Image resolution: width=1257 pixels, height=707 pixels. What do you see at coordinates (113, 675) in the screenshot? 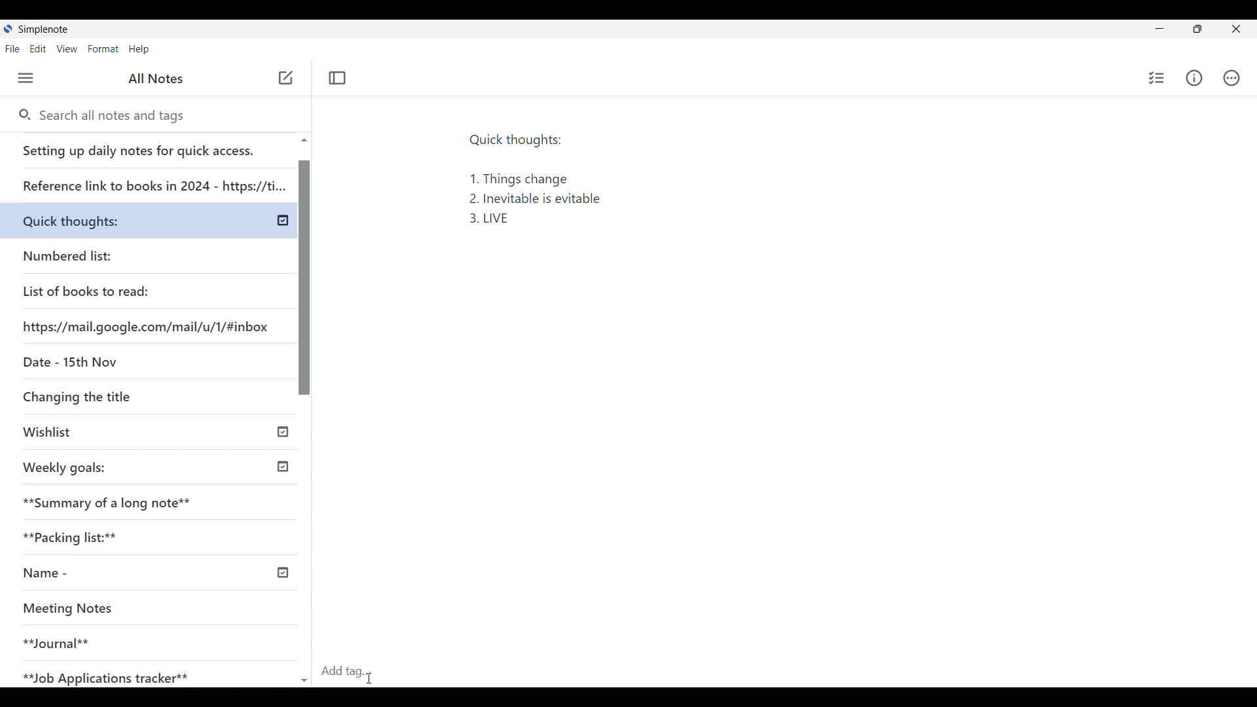
I see `Job Application tracker` at bounding box center [113, 675].